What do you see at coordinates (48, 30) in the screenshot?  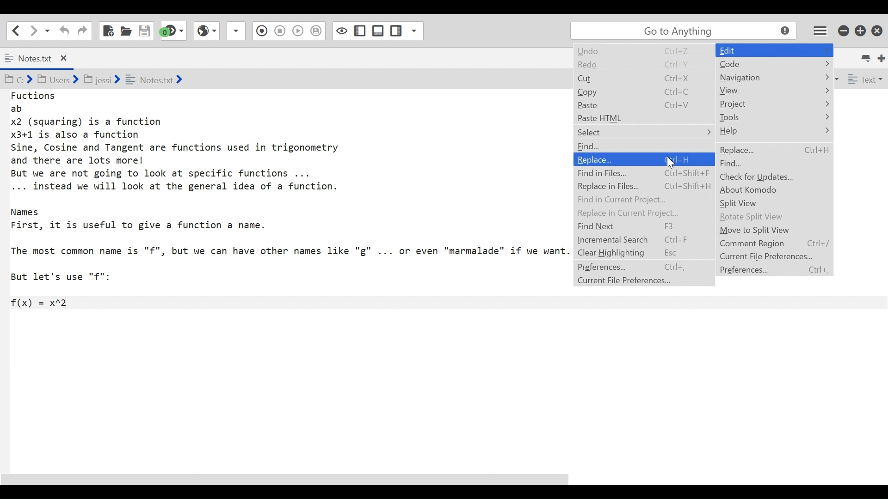 I see `Recent locations` at bounding box center [48, 30].